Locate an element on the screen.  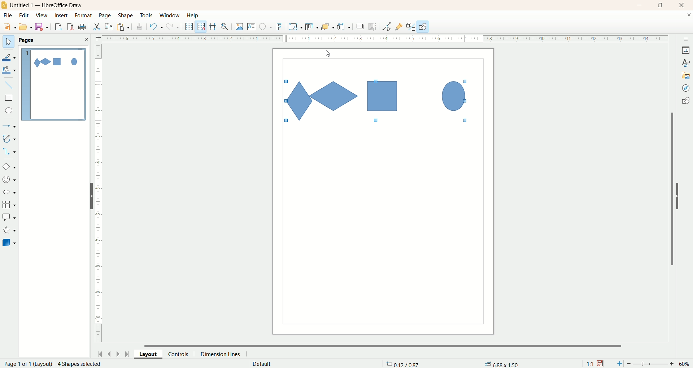
point edit mode is located at coordinates (386, 27).